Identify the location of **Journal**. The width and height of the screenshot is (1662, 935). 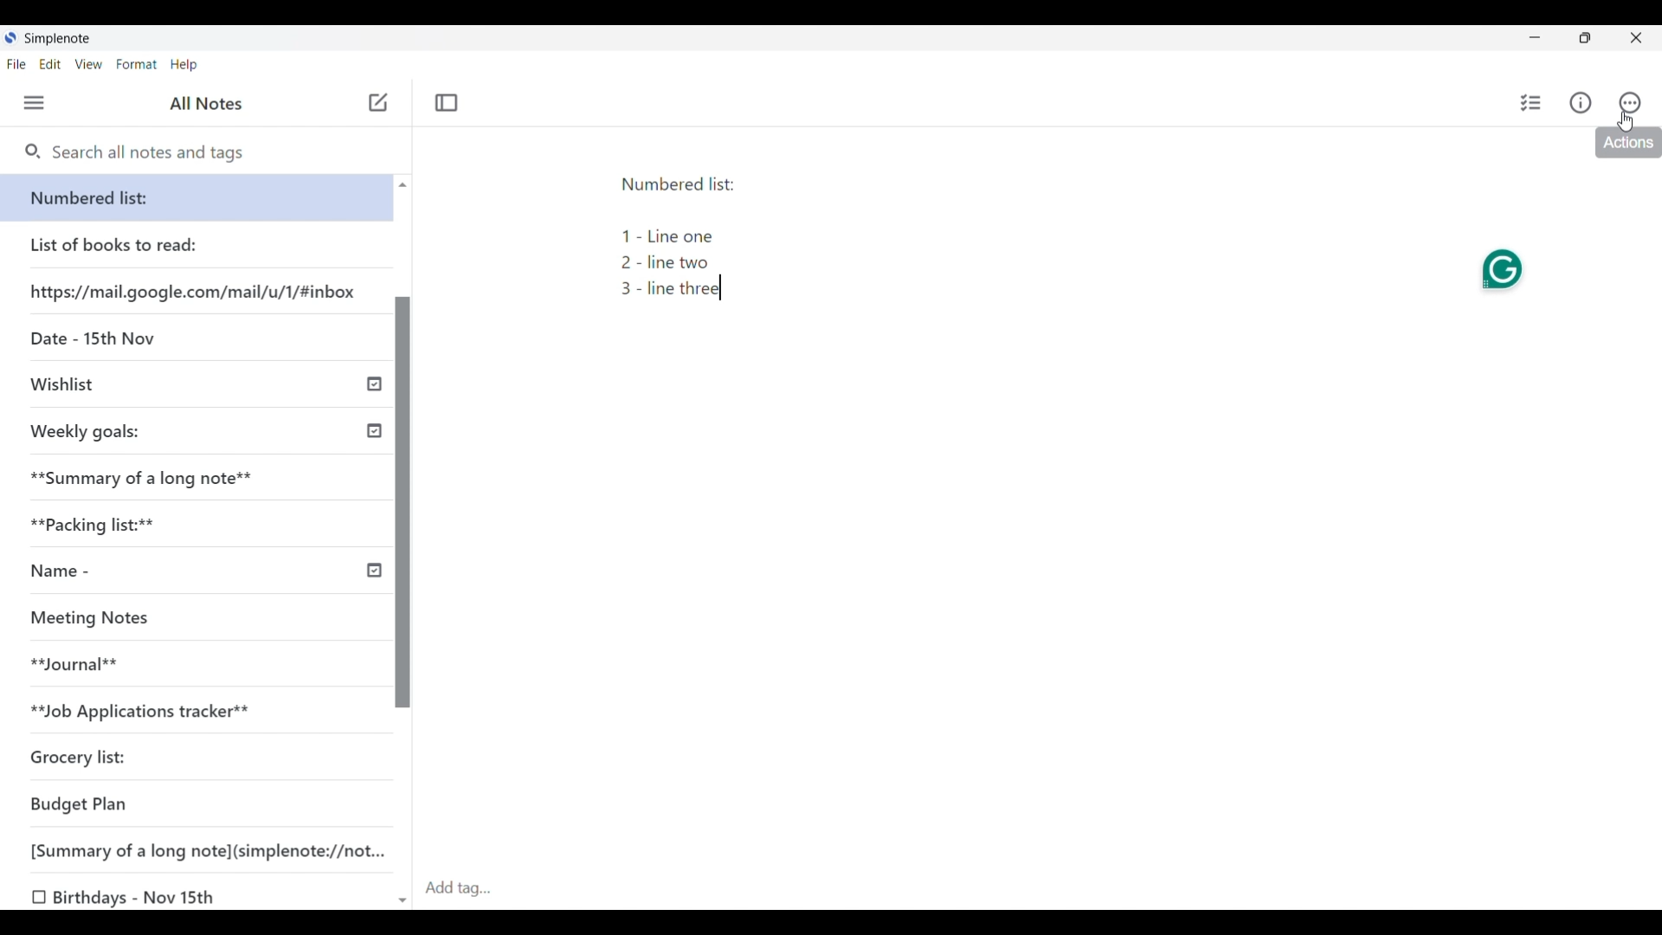
(87, 666).